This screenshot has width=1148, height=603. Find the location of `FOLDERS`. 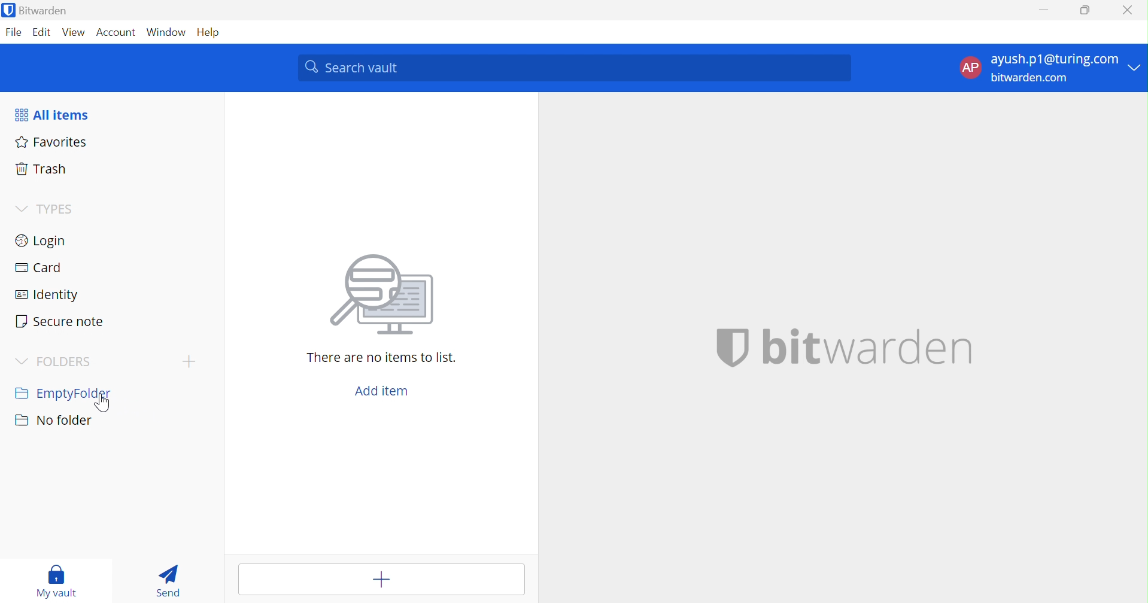

FOLDERS is located at coordinates (68, 362).